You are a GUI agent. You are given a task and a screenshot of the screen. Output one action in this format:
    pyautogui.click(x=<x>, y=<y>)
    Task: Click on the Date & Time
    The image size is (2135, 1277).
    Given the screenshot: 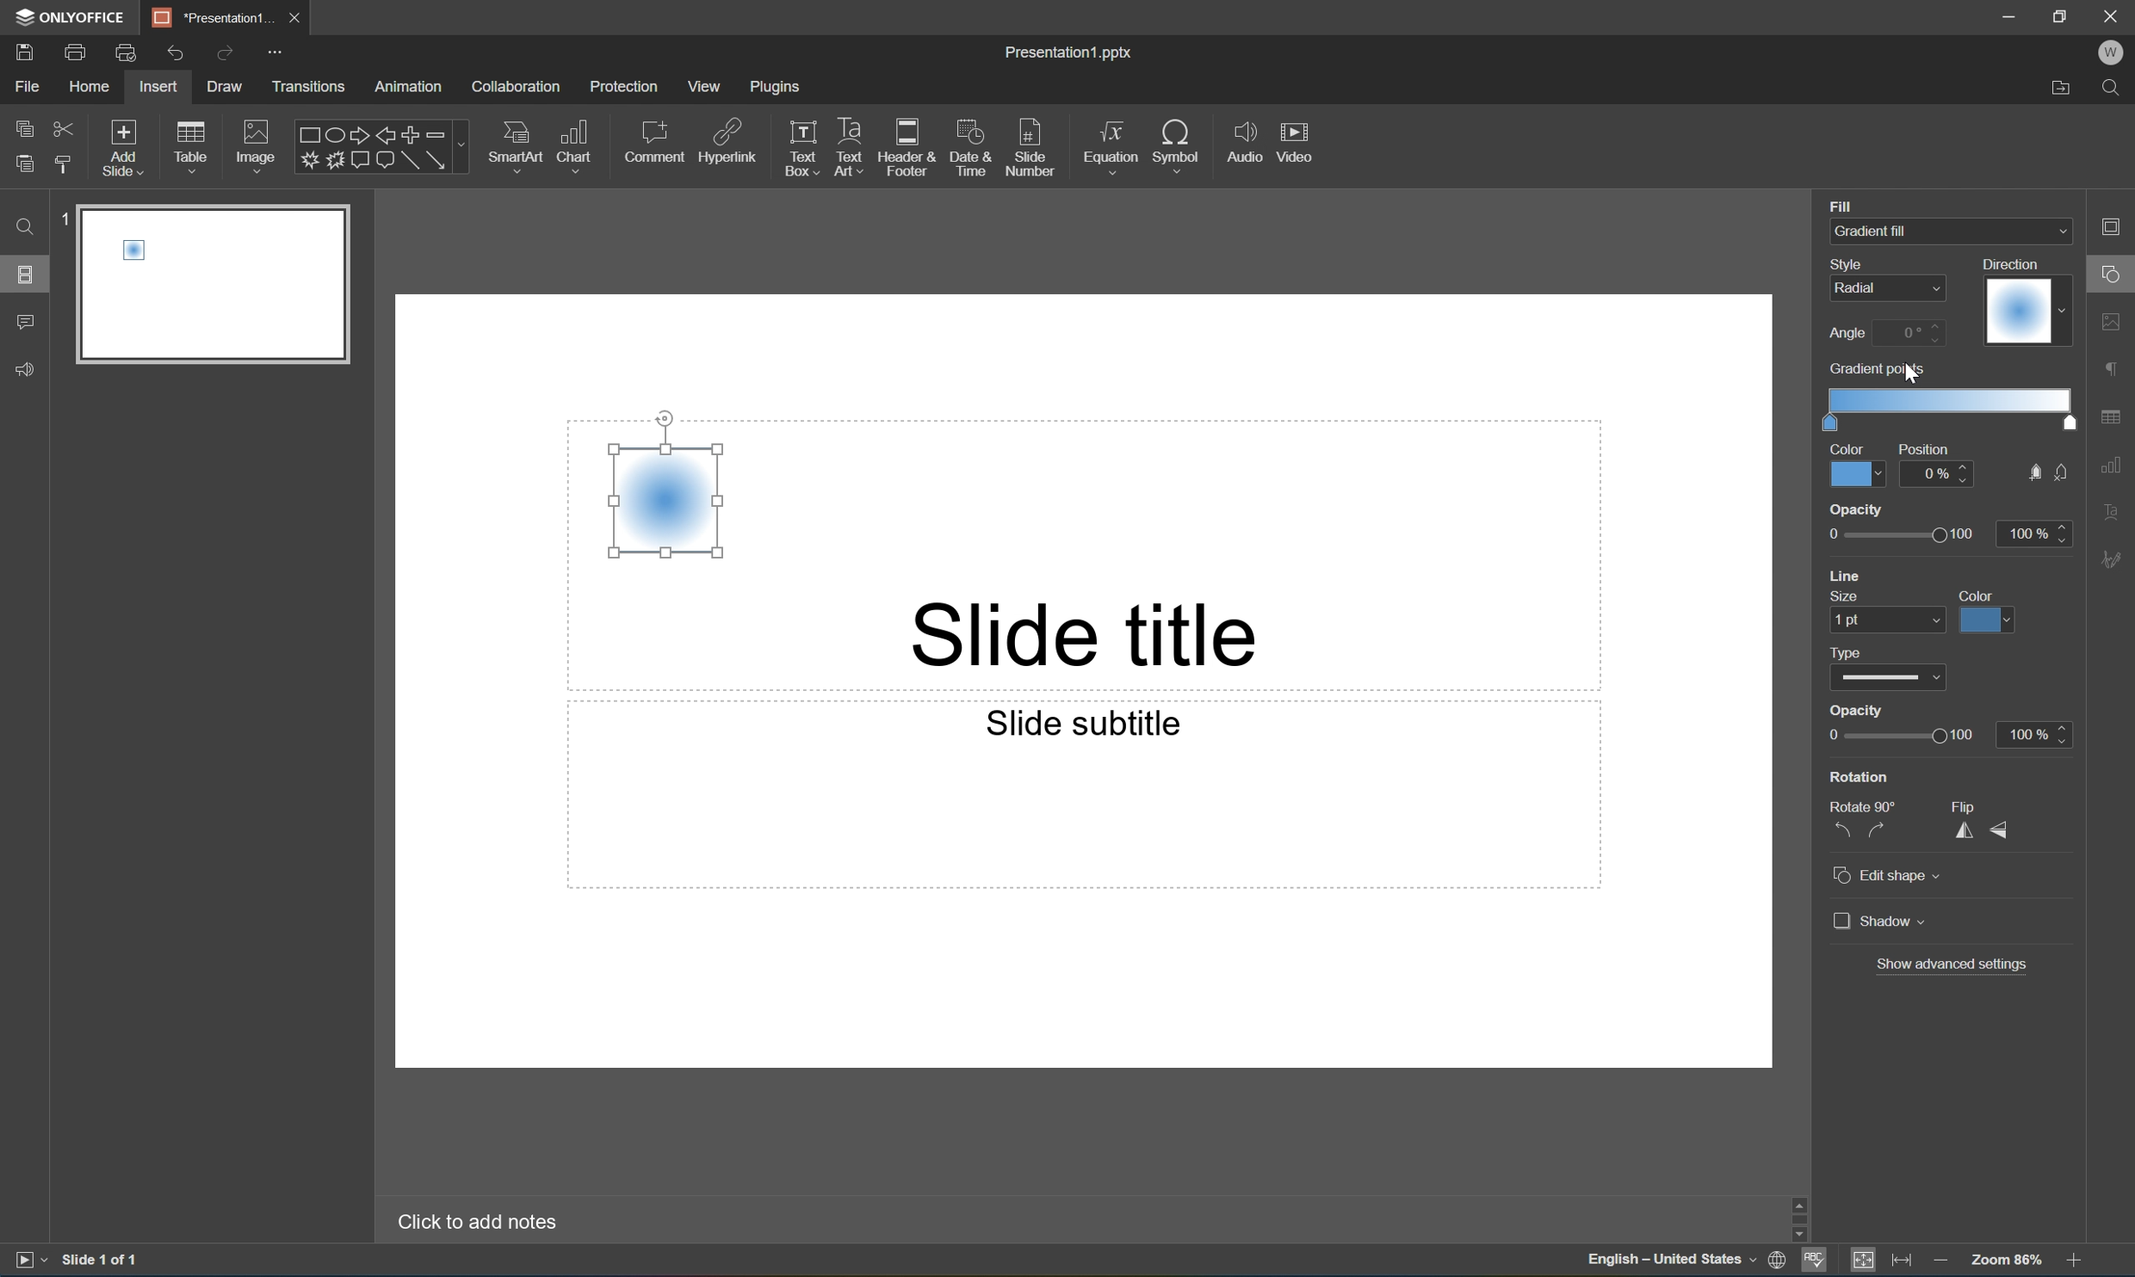 What is the action you would take?
    pyautogui.click(x=968, y=145)
    